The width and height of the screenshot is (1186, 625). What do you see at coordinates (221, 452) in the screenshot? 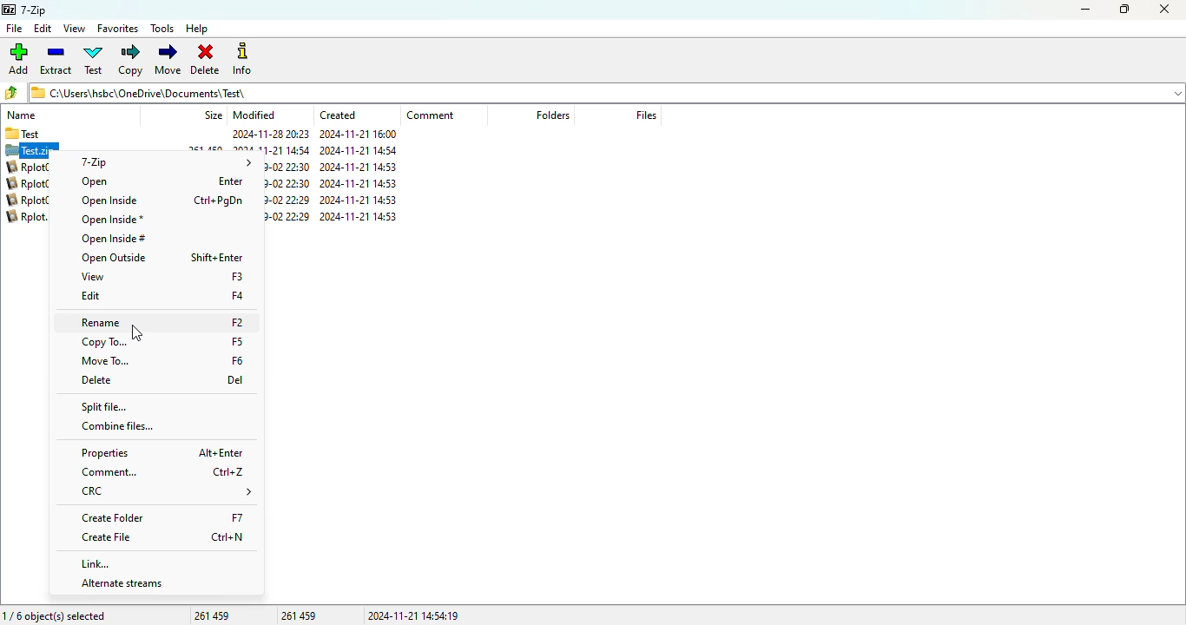
I see `Alt+Enter` at bounding box center [221, 452].